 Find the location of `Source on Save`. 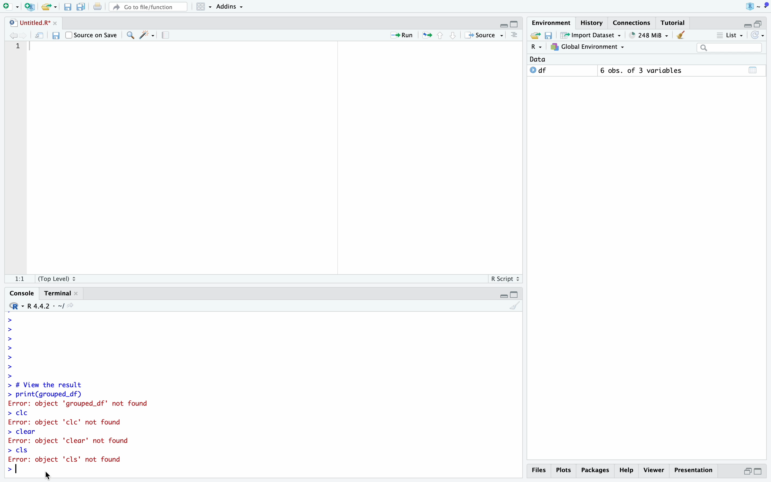

Source on Save is located at coordinates (90, 34).